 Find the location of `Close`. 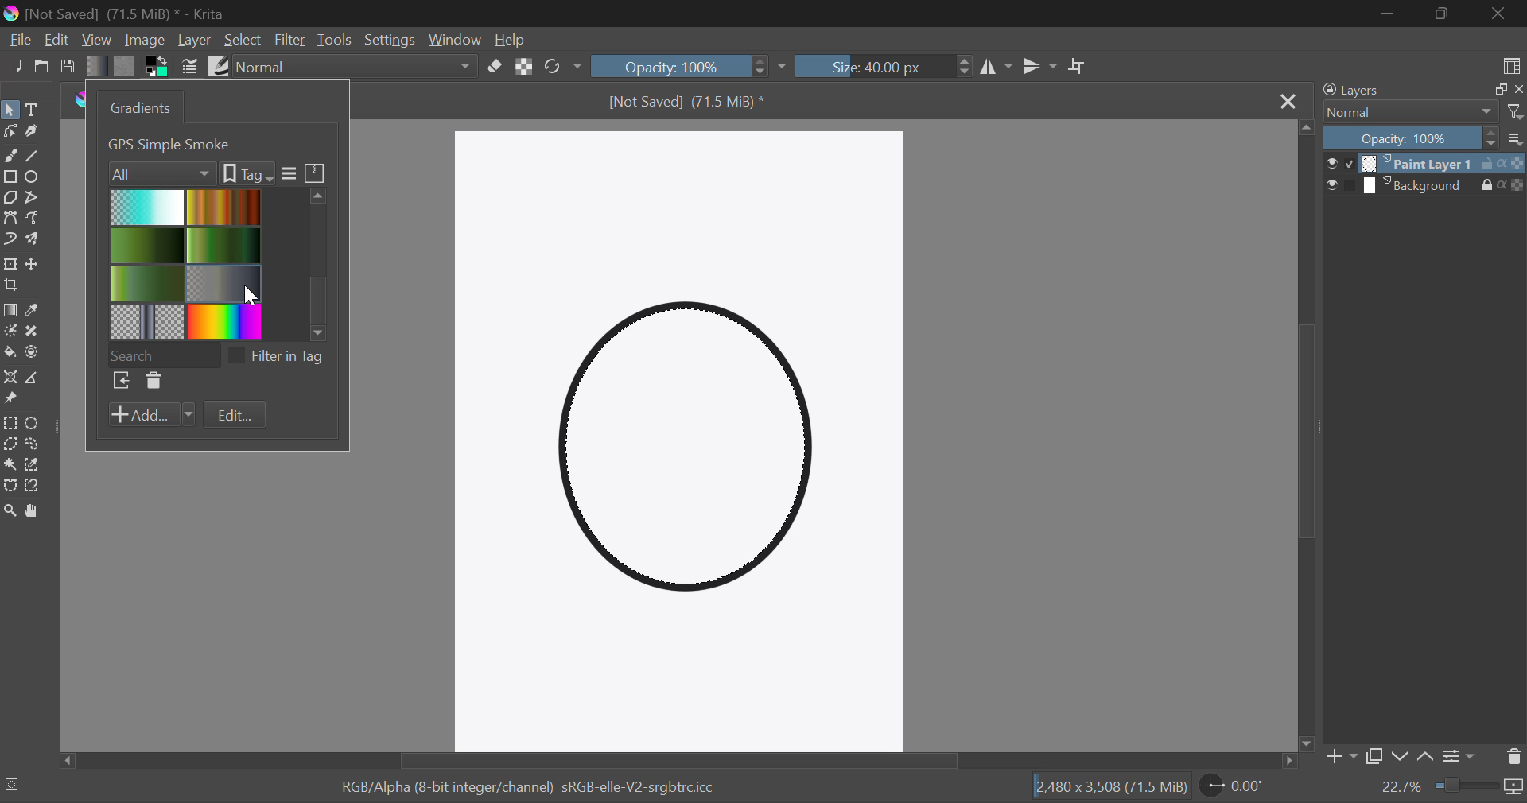

Close is located at coordinates (1502, 14).